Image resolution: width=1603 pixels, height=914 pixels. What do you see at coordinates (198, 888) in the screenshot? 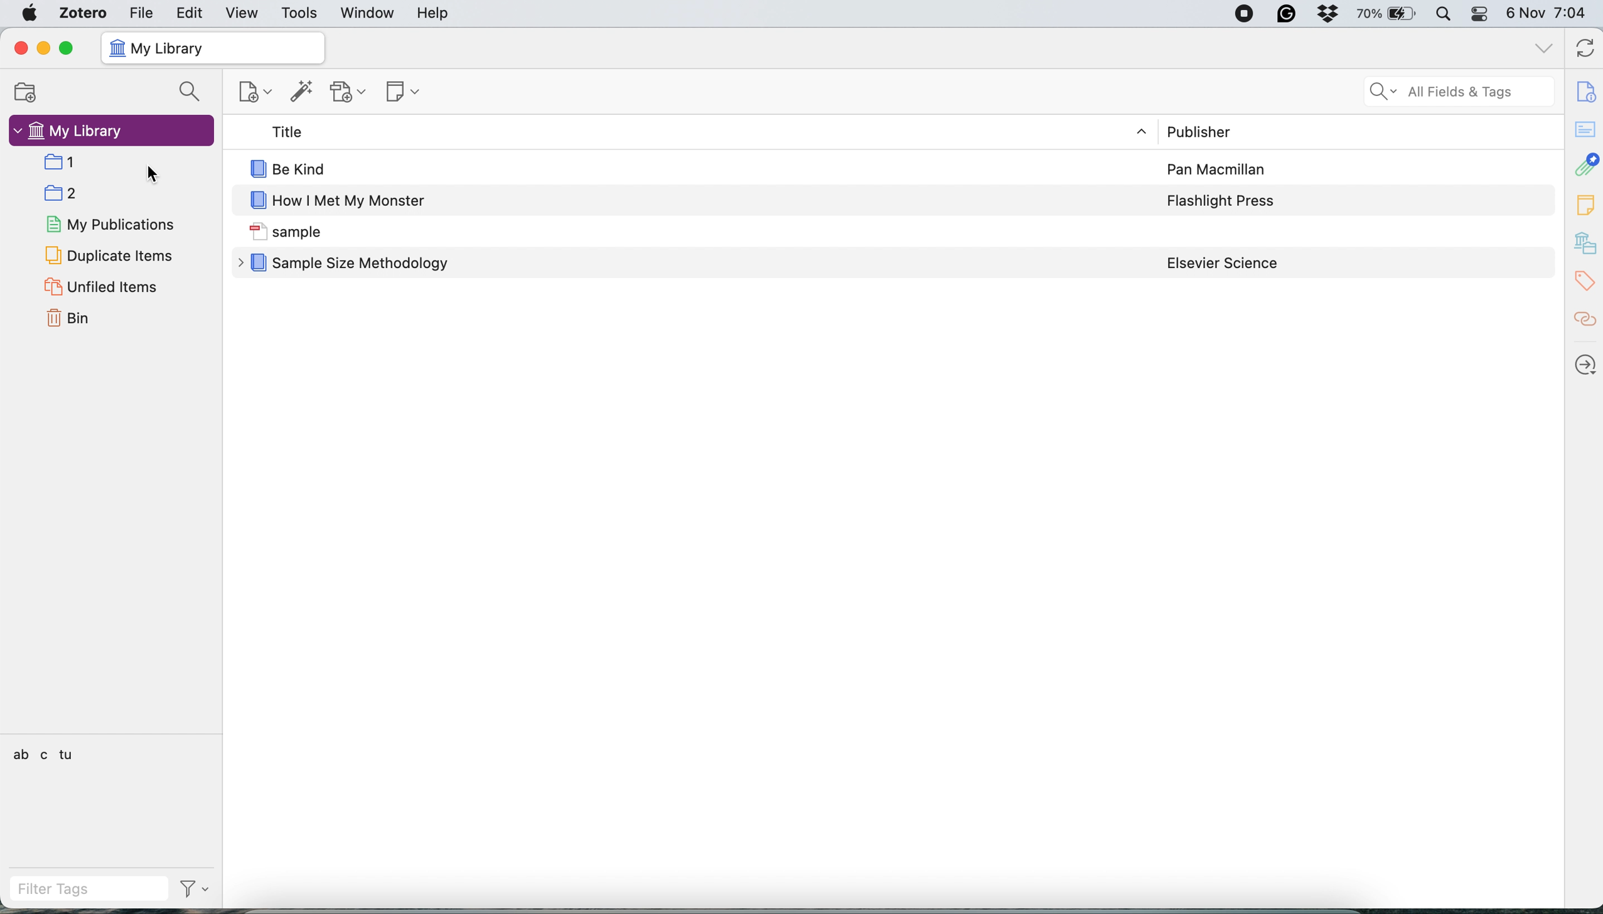
I see `filter tags drop down` at bounding box center [198, 888].